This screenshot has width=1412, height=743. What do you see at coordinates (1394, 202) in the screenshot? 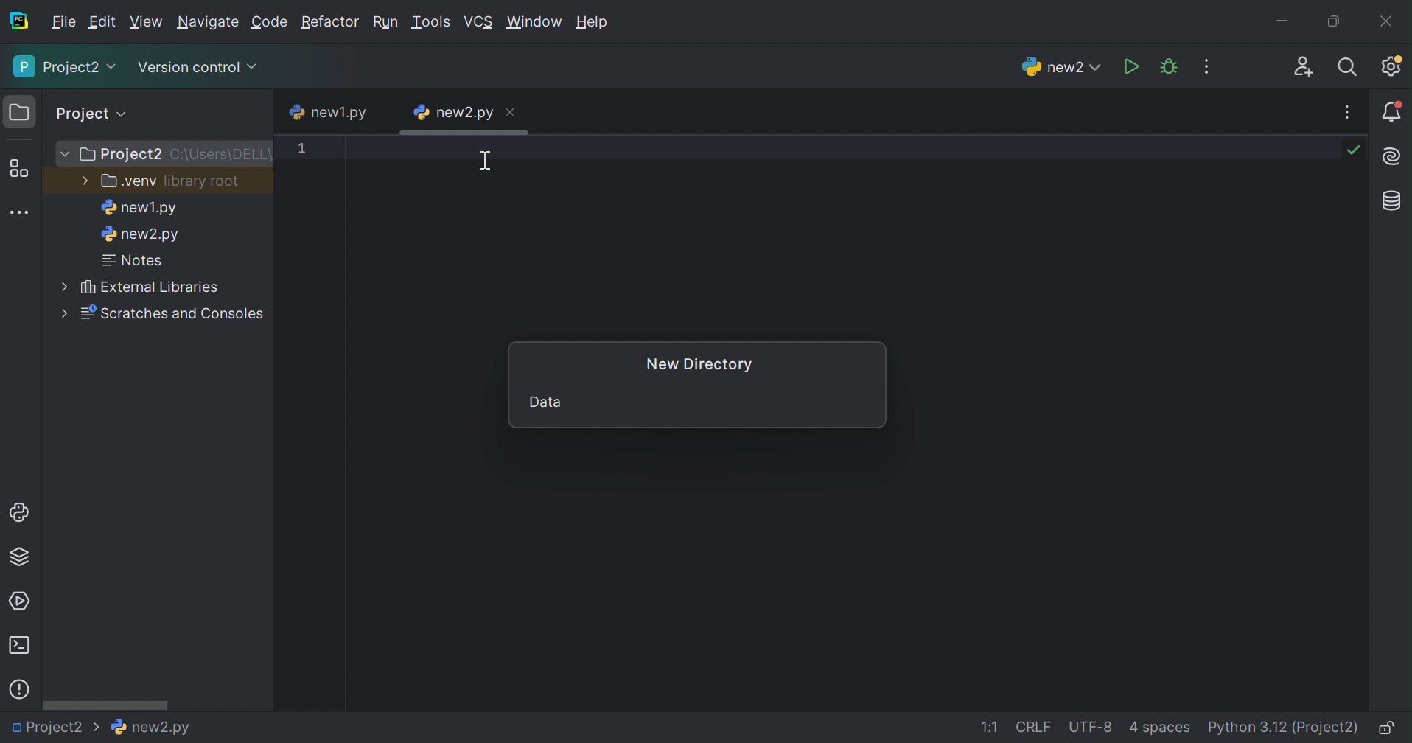
I see `Database` at bounding box center [1394, 202].